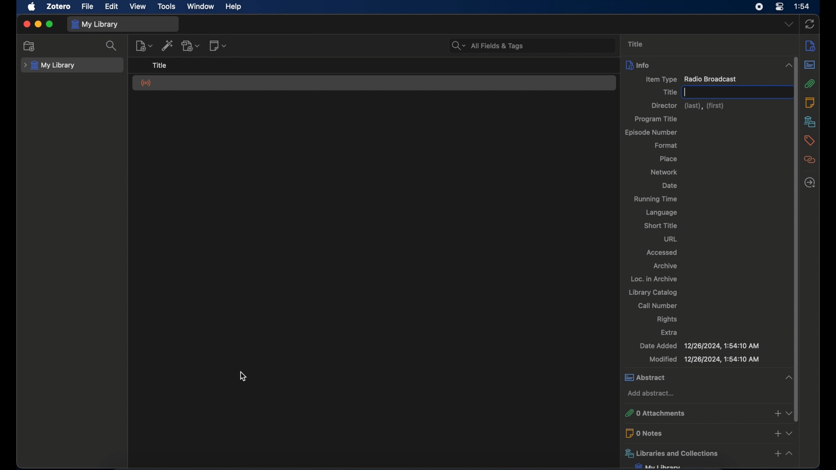 Image resolution: width=836 pixels, height=470 pixels. I want to click on edit, so click(112, 7).